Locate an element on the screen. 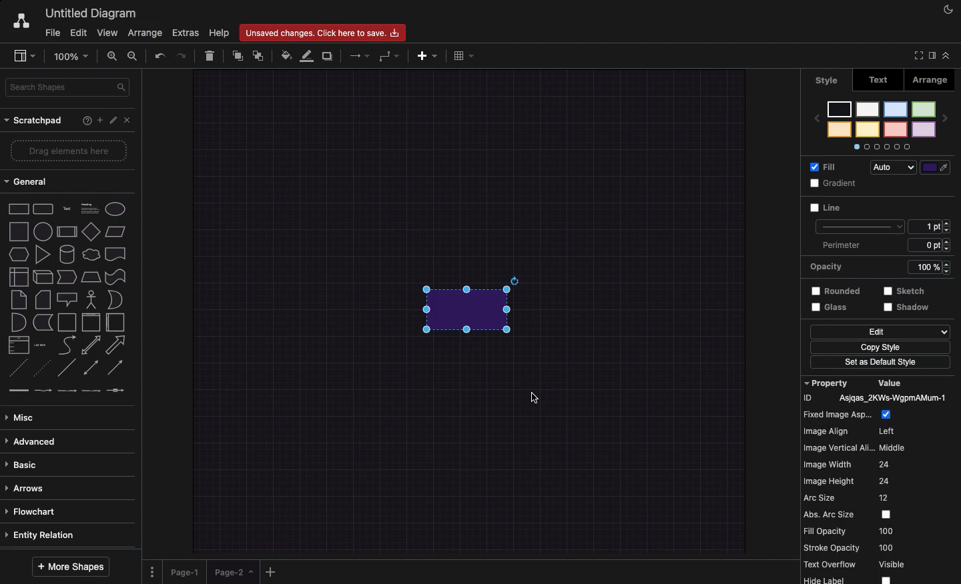 The height and width of the screenshot is (584, 961). and is located at coordinates (18, 323).